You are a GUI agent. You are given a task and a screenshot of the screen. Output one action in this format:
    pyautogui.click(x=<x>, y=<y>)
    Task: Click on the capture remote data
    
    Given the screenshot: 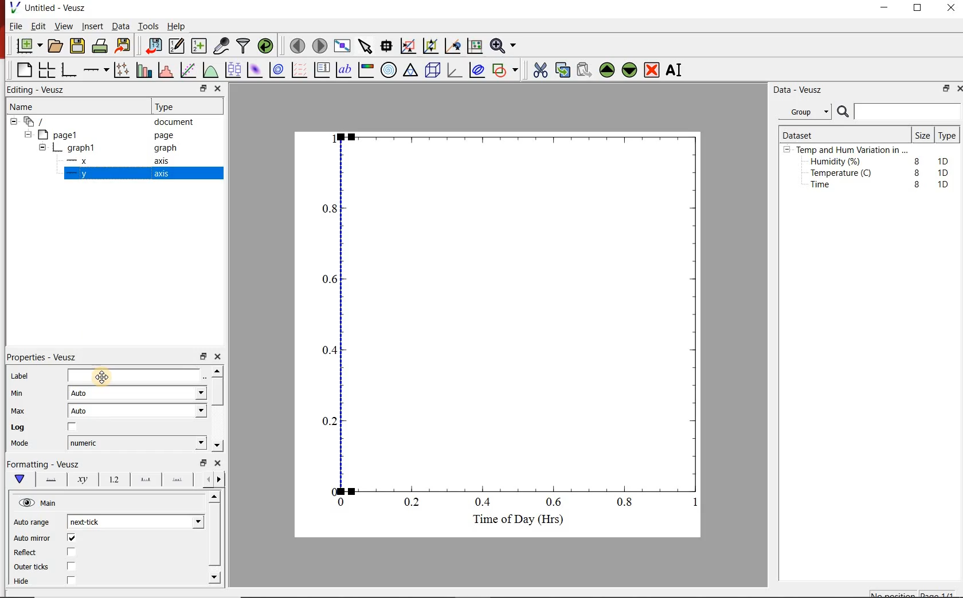 What is the action you would take?
    pyautogui.click(x=221, y=45)
    